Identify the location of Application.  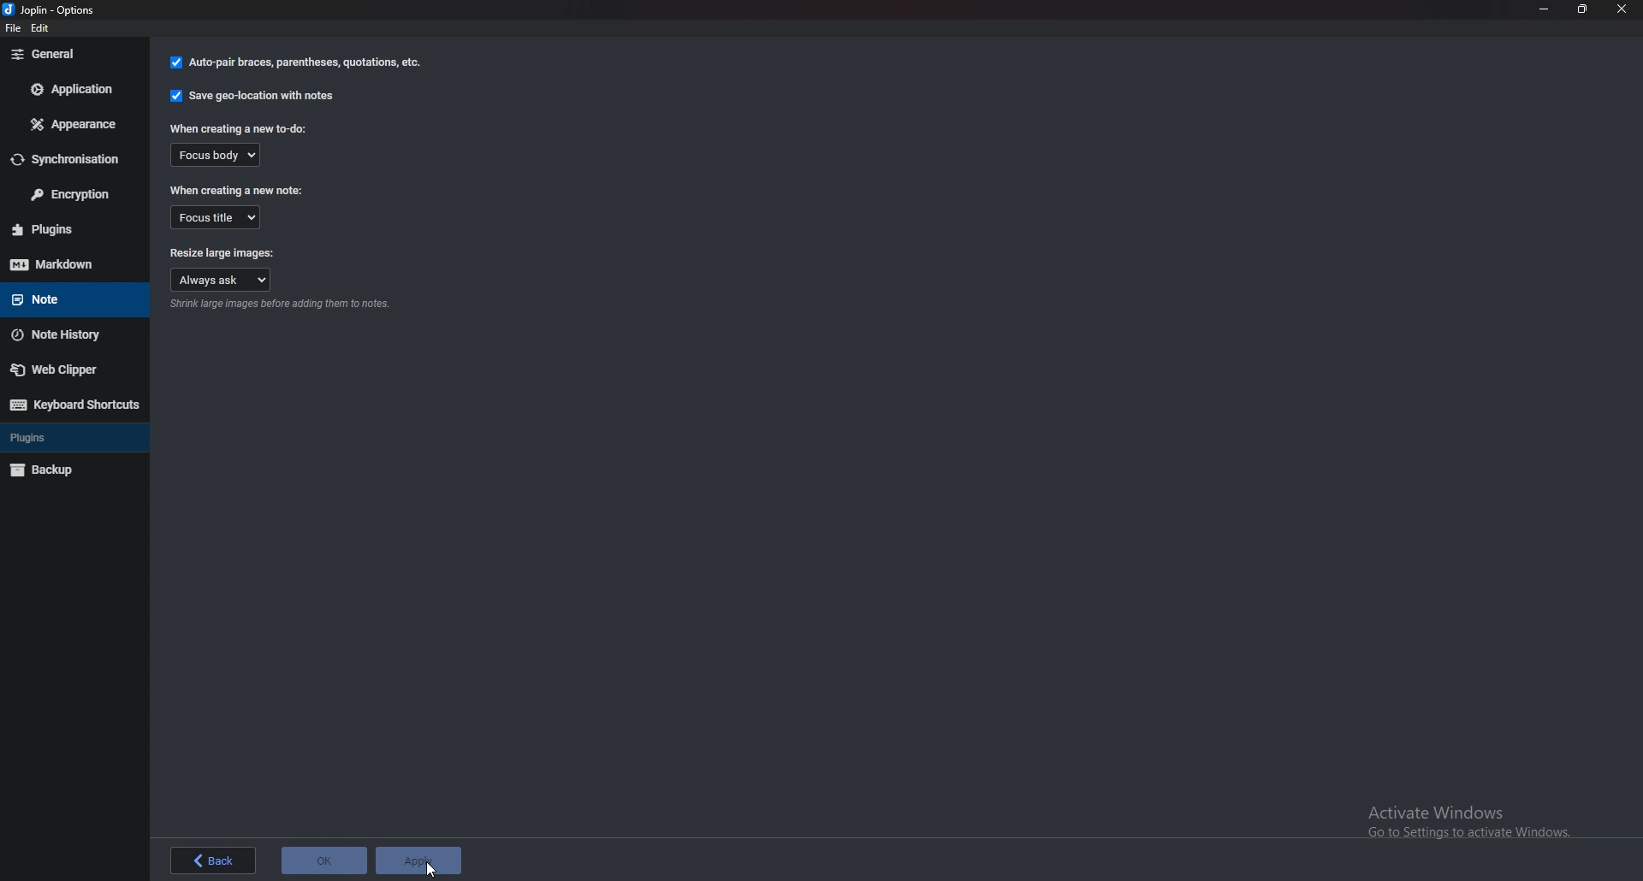
(69, 88).